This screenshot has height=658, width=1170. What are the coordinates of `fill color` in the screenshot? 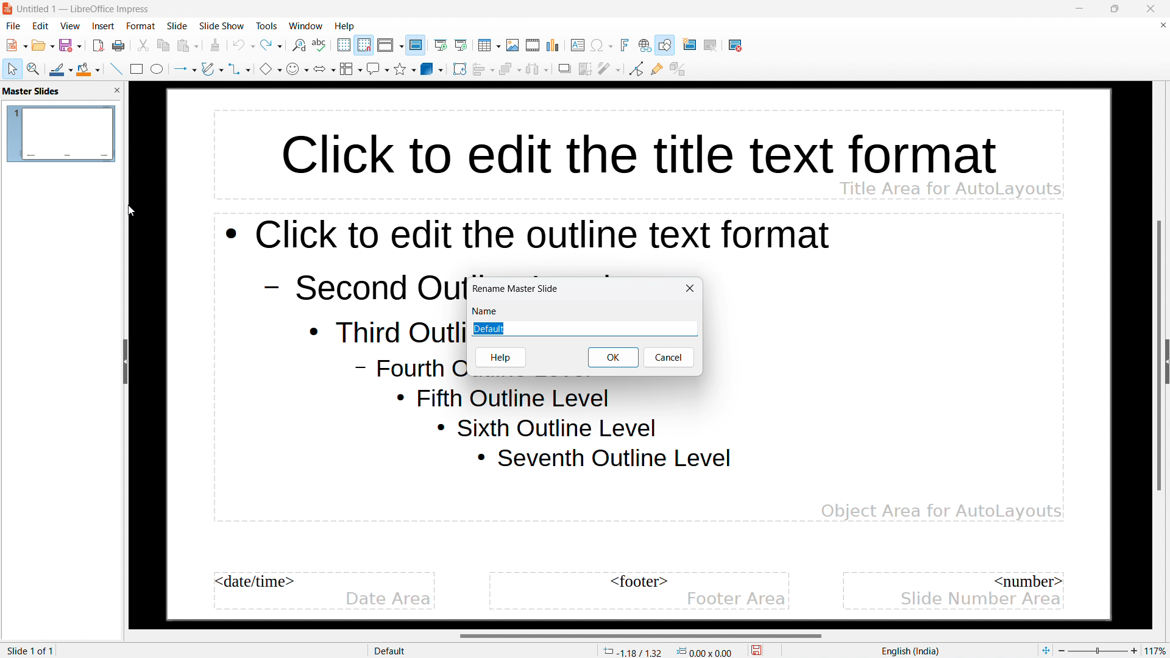 It's located at (90, 69).